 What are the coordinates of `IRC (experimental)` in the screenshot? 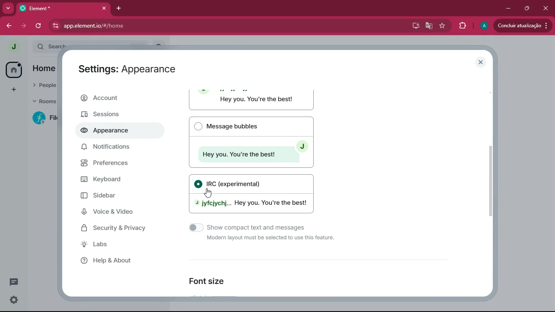 It's located at (234, 183).